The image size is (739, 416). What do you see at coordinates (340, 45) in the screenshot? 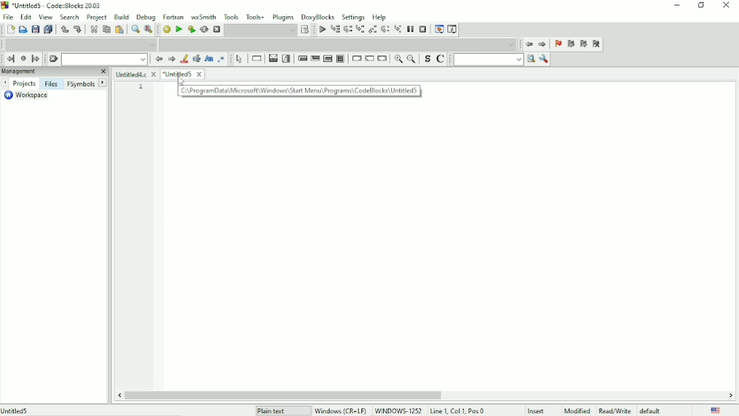
I see `Drop down` at bounding box center [340, 45].